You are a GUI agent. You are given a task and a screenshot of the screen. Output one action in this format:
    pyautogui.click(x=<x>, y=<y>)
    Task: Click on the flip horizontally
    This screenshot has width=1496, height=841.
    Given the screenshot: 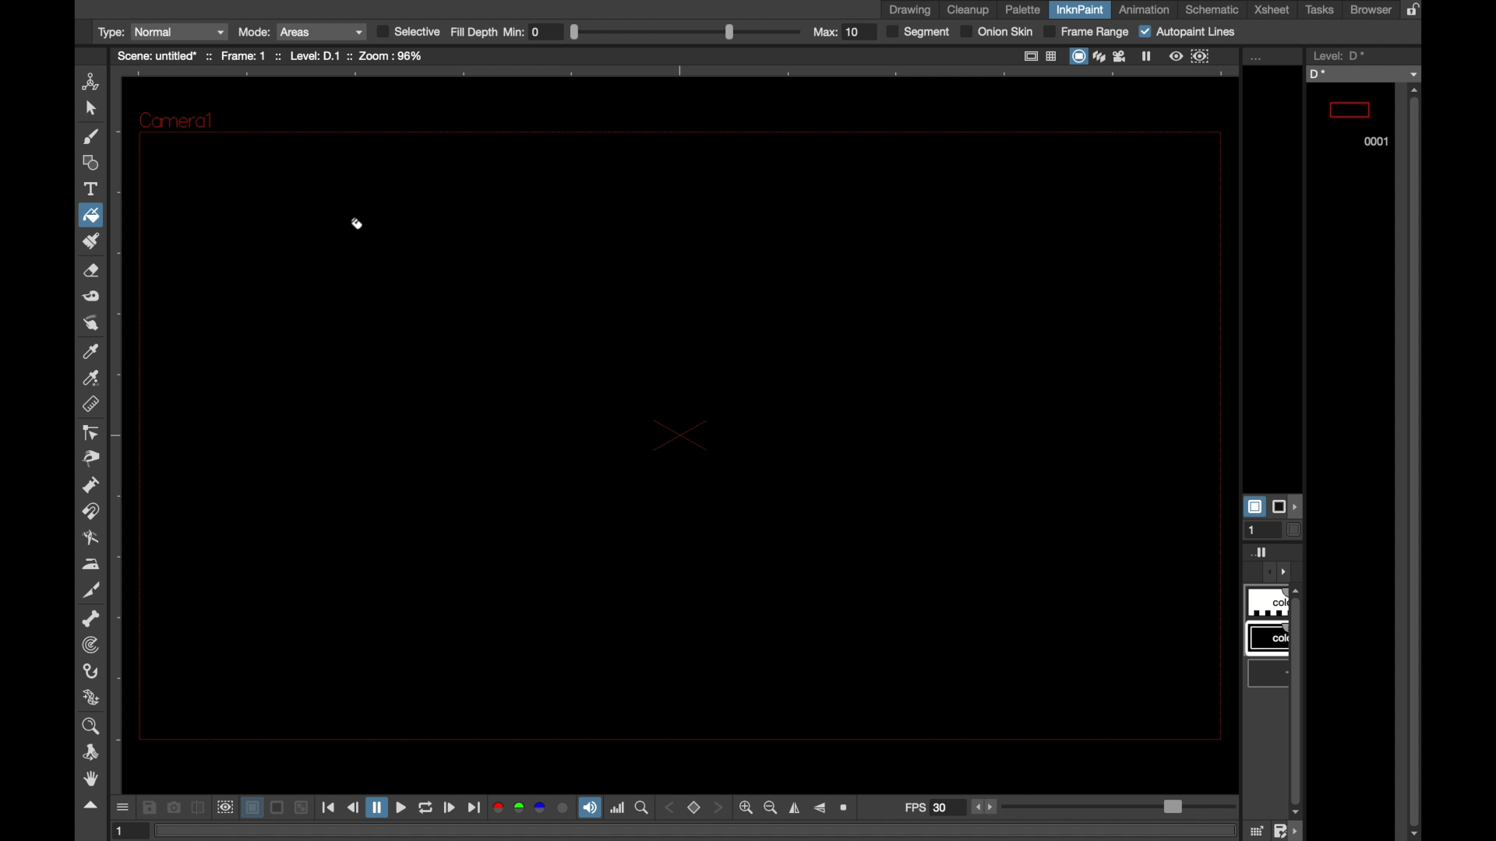 What is the action you would take?
    pyautogui.click(x=794, y=808)
    